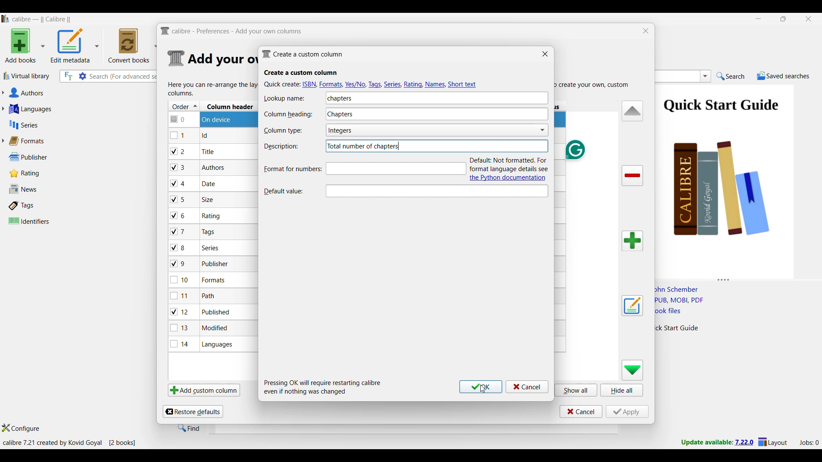  Describe the element at coordinates (6, 19) in the screenshot. I see `Software logo` at that location.